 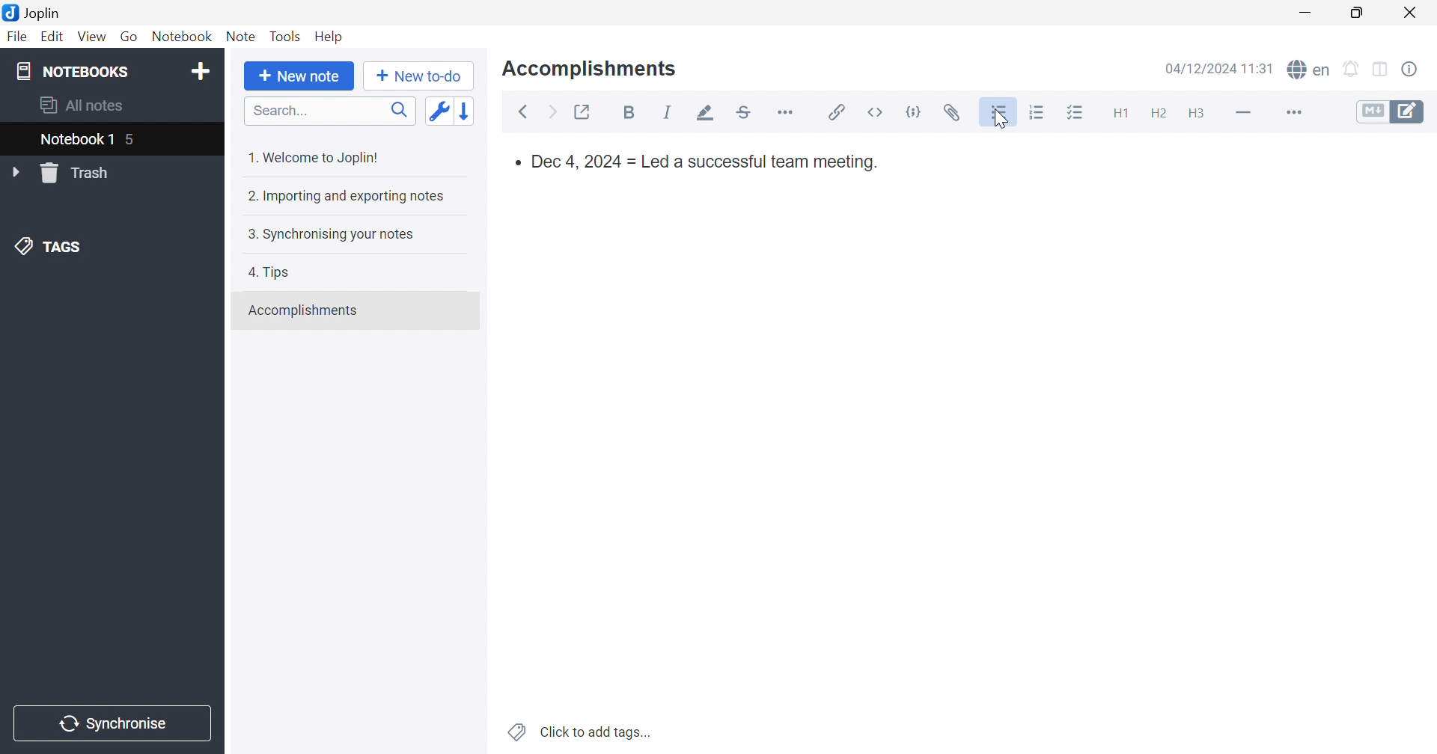 I want to click on Notebook 1, so click(x=76, y=140).